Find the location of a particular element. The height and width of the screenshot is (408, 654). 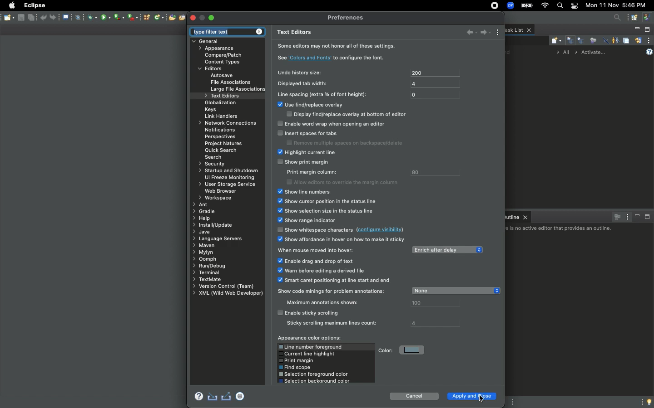

See colors and font to configure the font is located at coordinates (332, 58).